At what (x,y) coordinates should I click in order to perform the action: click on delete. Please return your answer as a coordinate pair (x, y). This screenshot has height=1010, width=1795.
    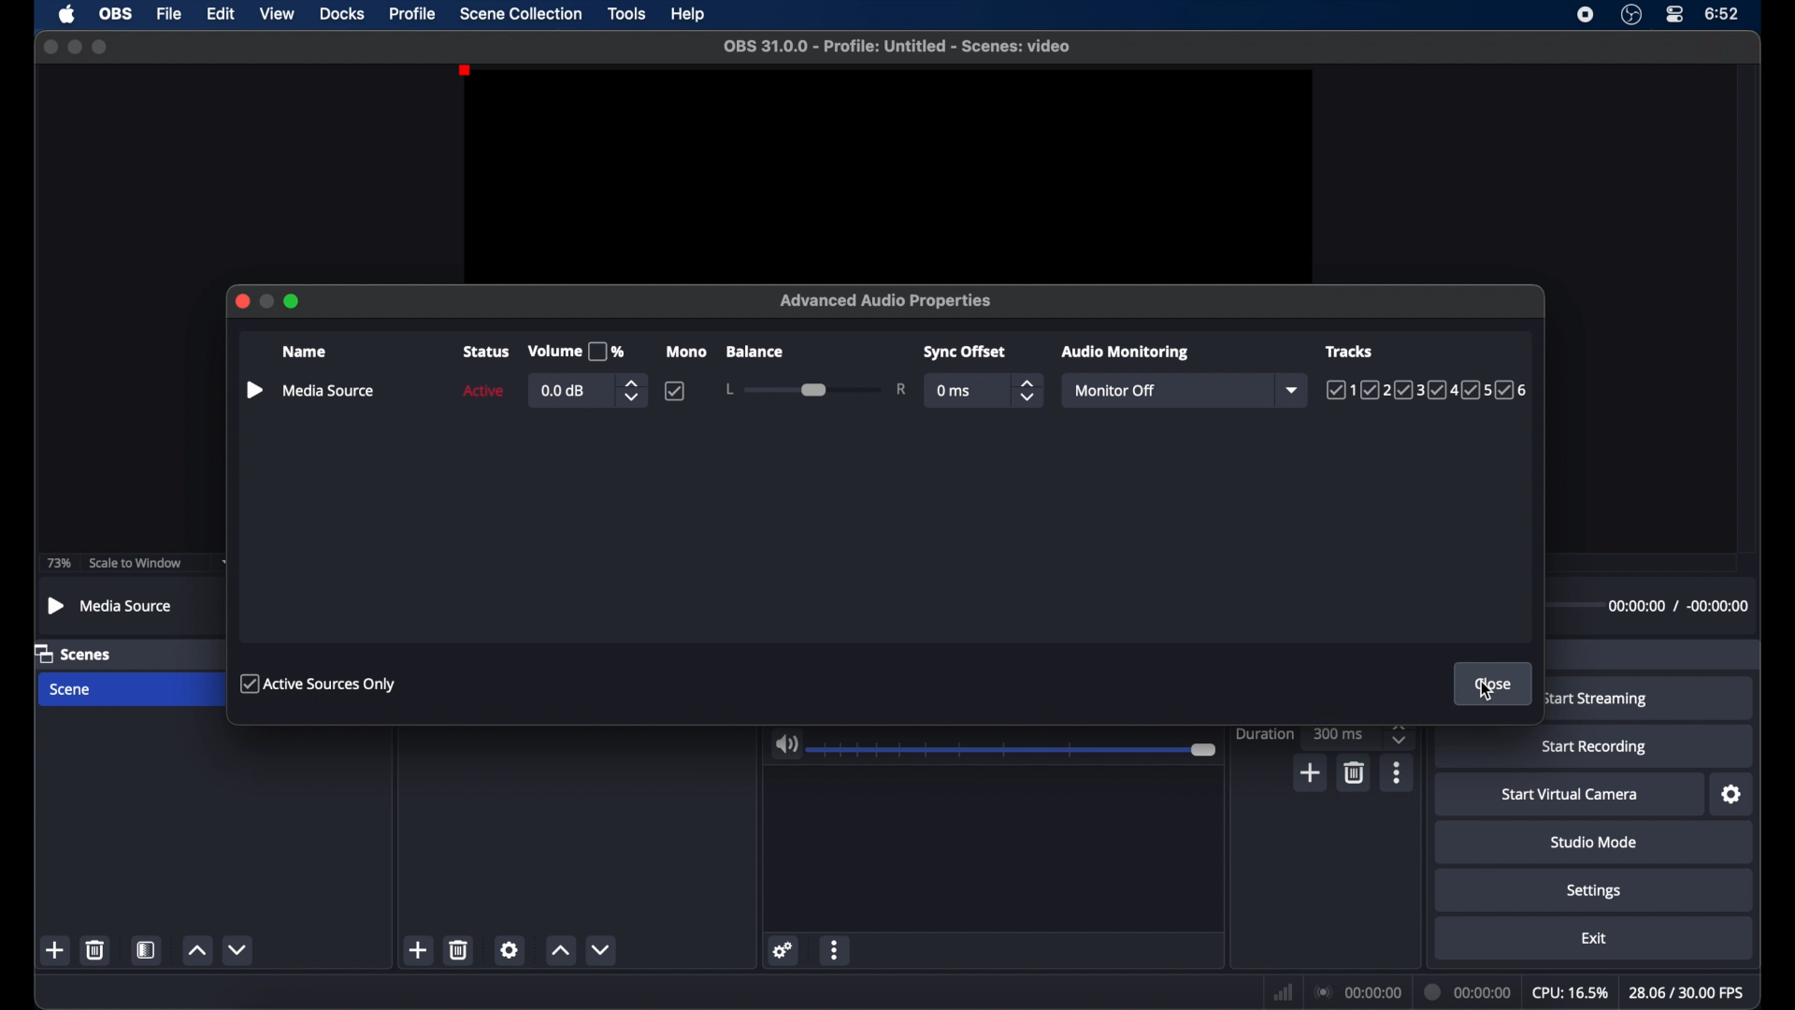
    Looking at the image, I should click on (459, 949).